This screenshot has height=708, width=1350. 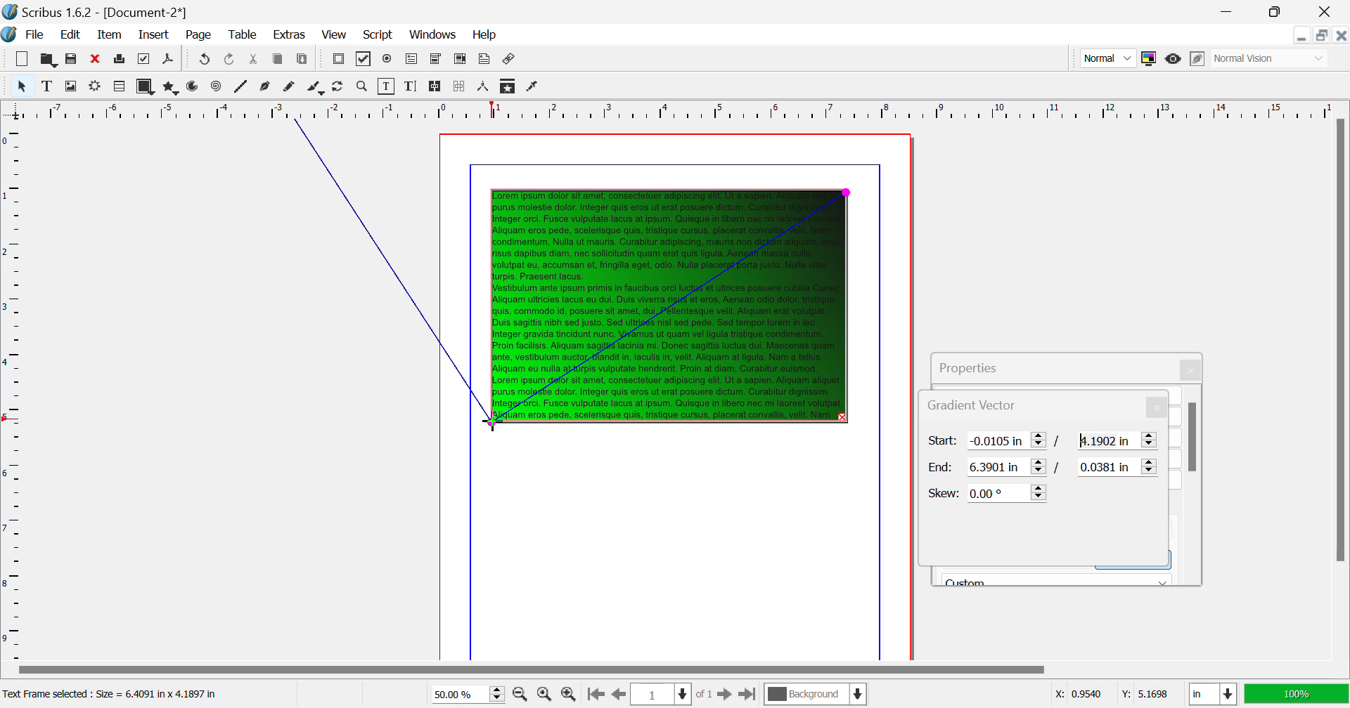 I want to click on Edit in Preview Mode, so click(x=1199, y=59).